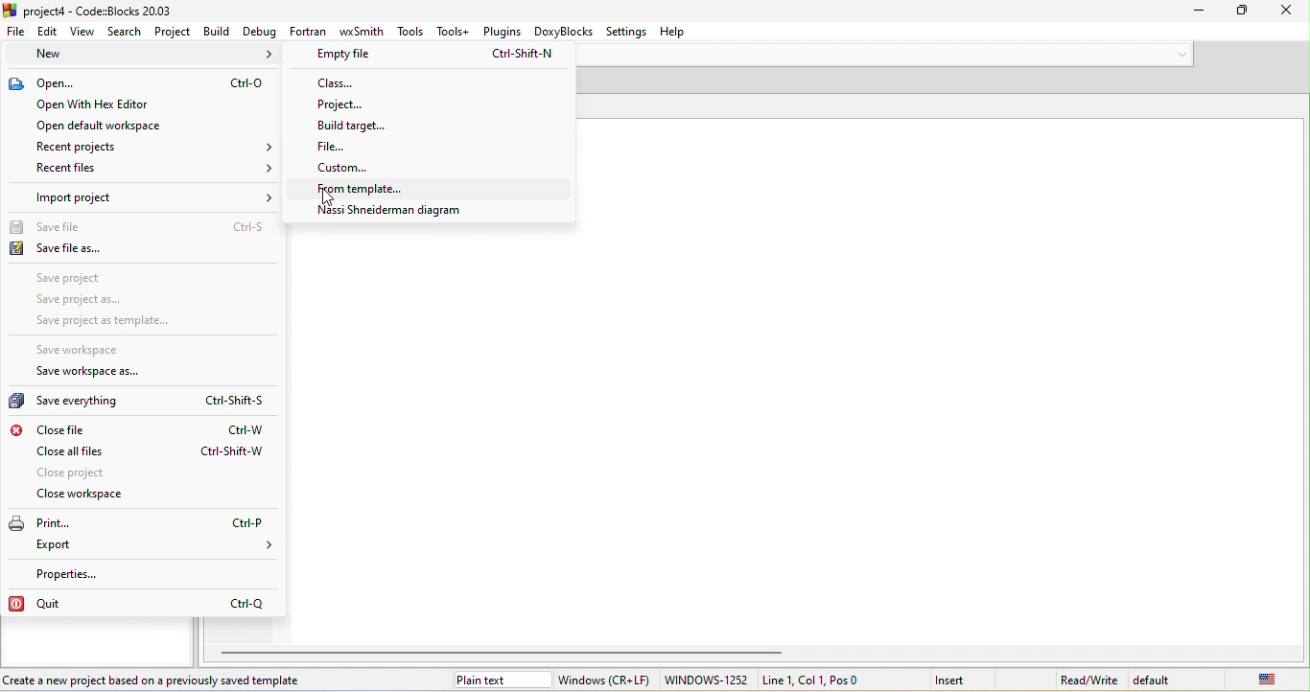 This screenshot has height=692, width=1310. Describe the element at coordinates (507, 652) in the screenshot. I see `horizontal scroll bar` at that location.